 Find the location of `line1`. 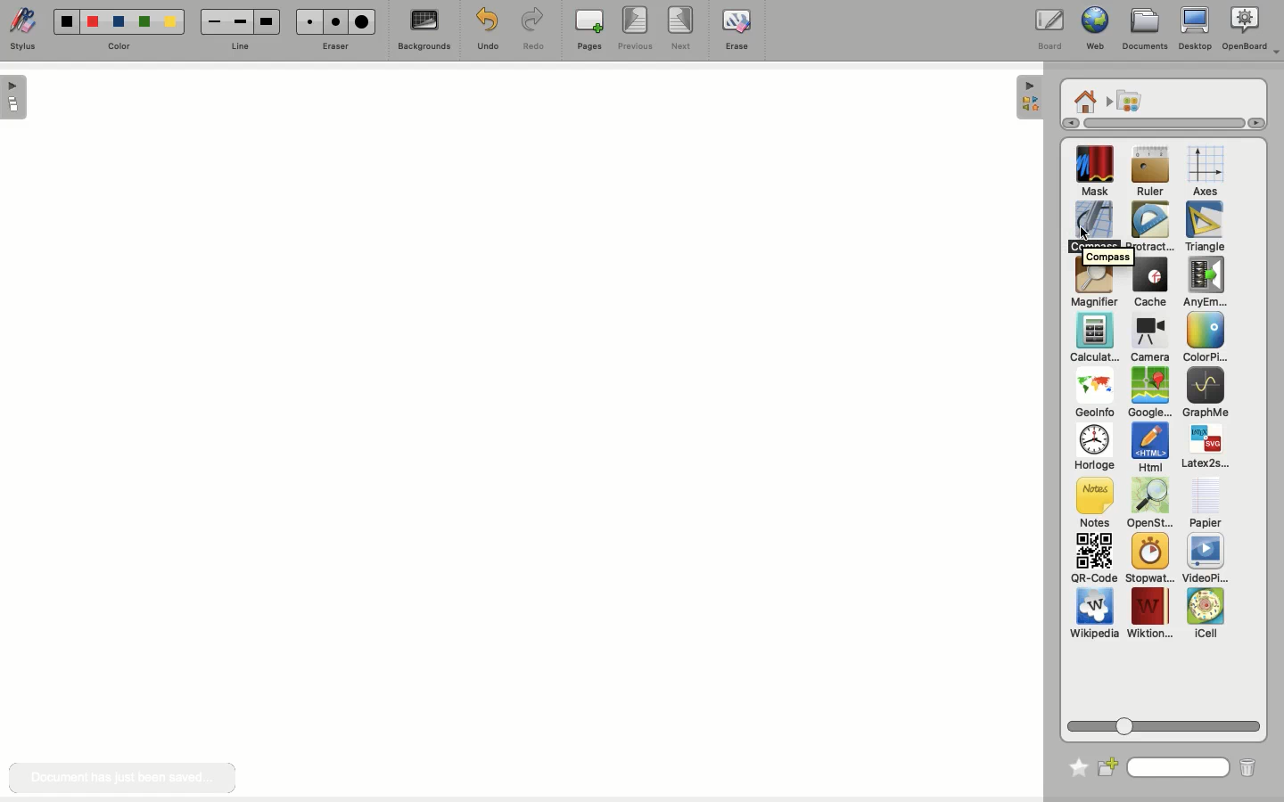

line1 is located at coordinates (213, 20).